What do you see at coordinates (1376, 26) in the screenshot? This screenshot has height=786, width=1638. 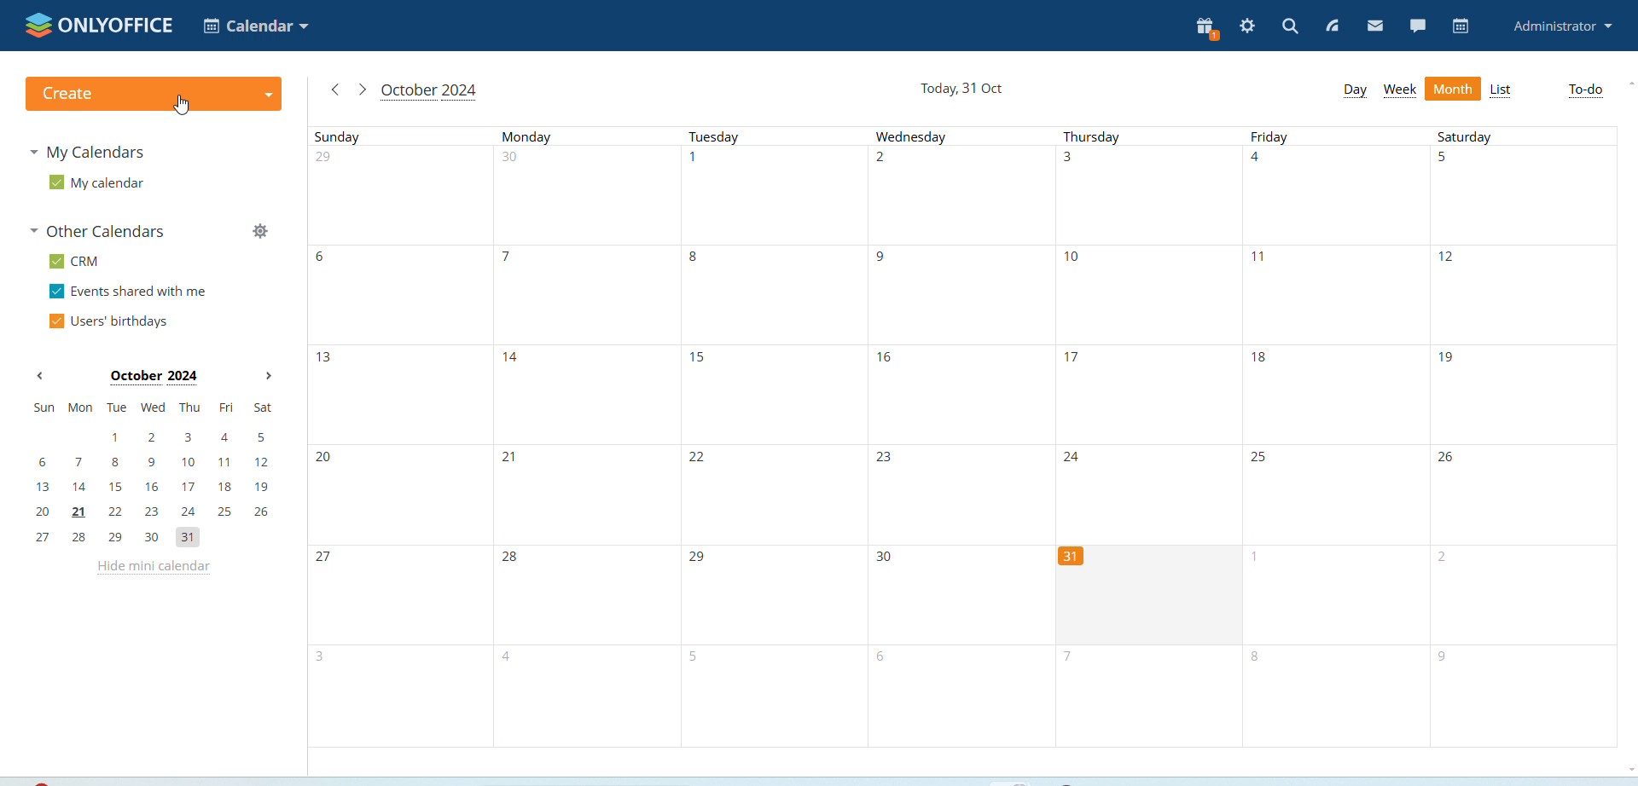 I see `mail` at bounding box center [1376, 26].